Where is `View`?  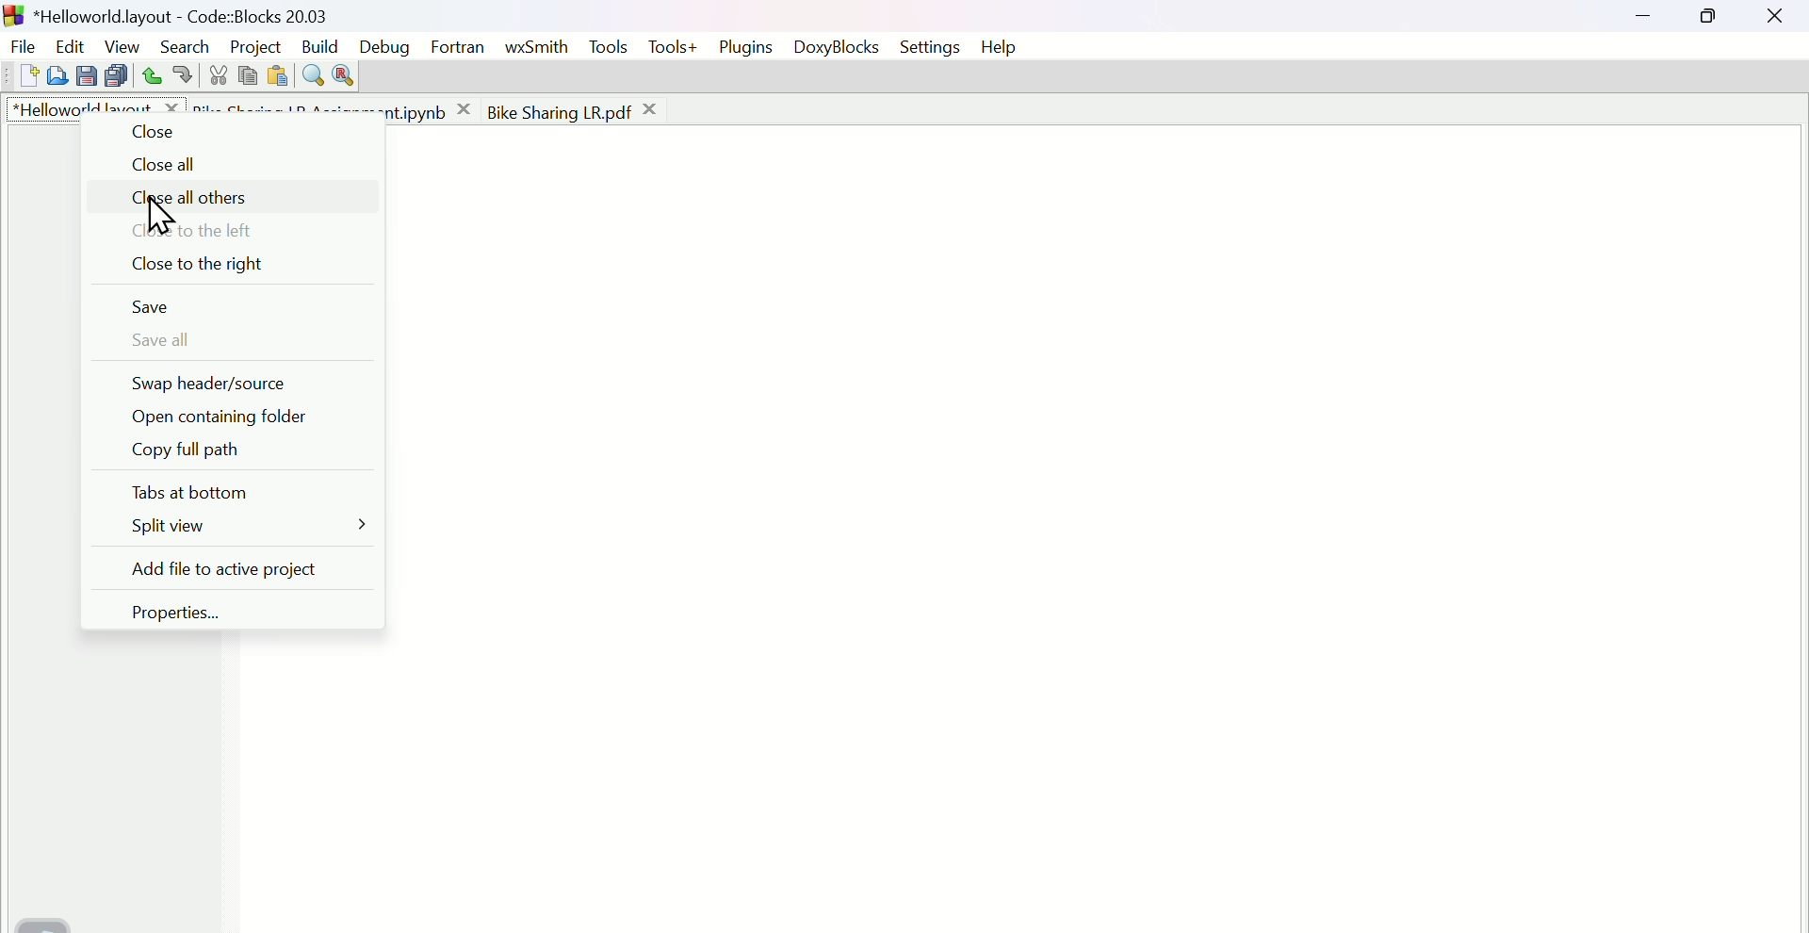 View is located at coordinates (117, 43).